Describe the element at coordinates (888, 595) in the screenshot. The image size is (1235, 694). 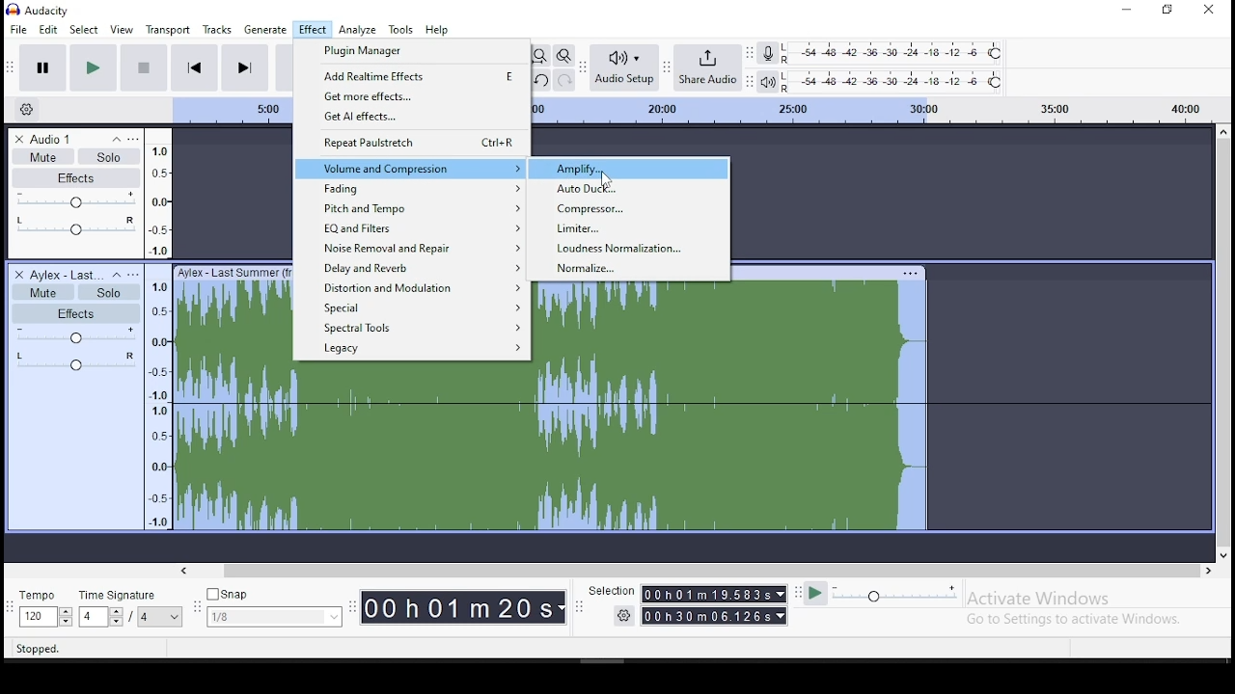
I see `playback speed` at that location.